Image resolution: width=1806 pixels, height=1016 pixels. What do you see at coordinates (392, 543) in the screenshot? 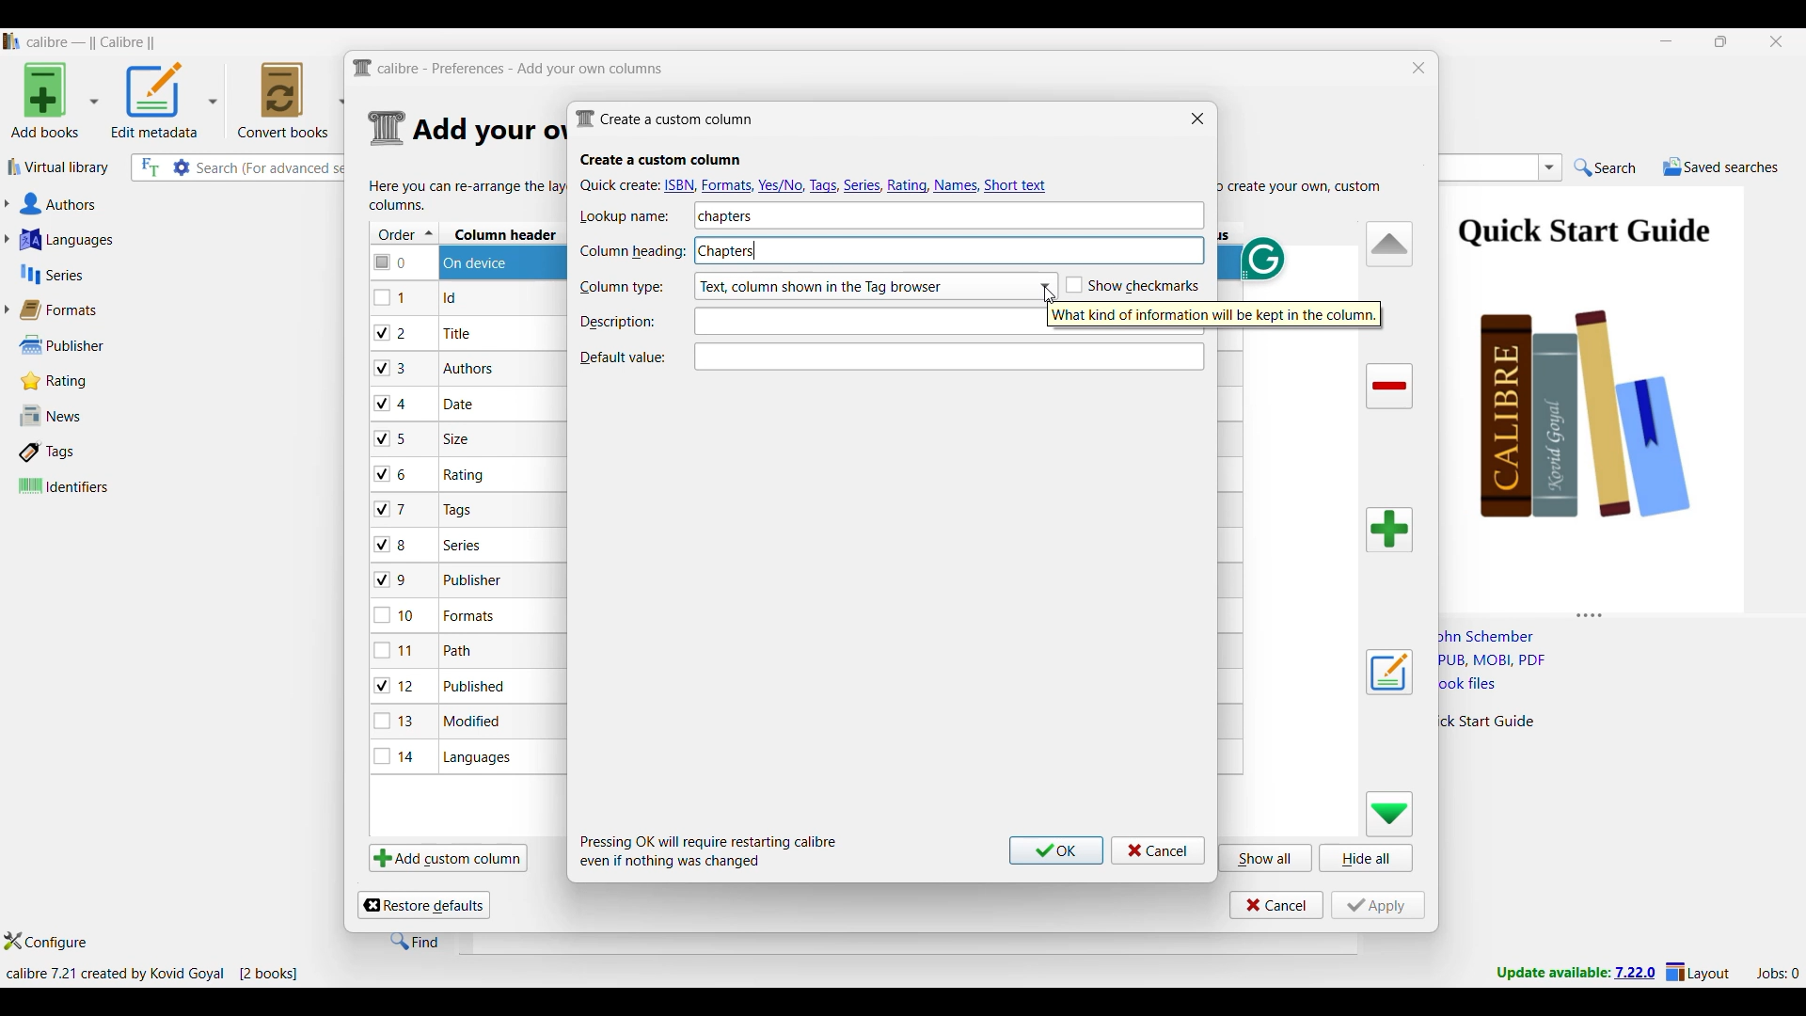
I see `checkbox - 8` at bounding box center [392, 543].